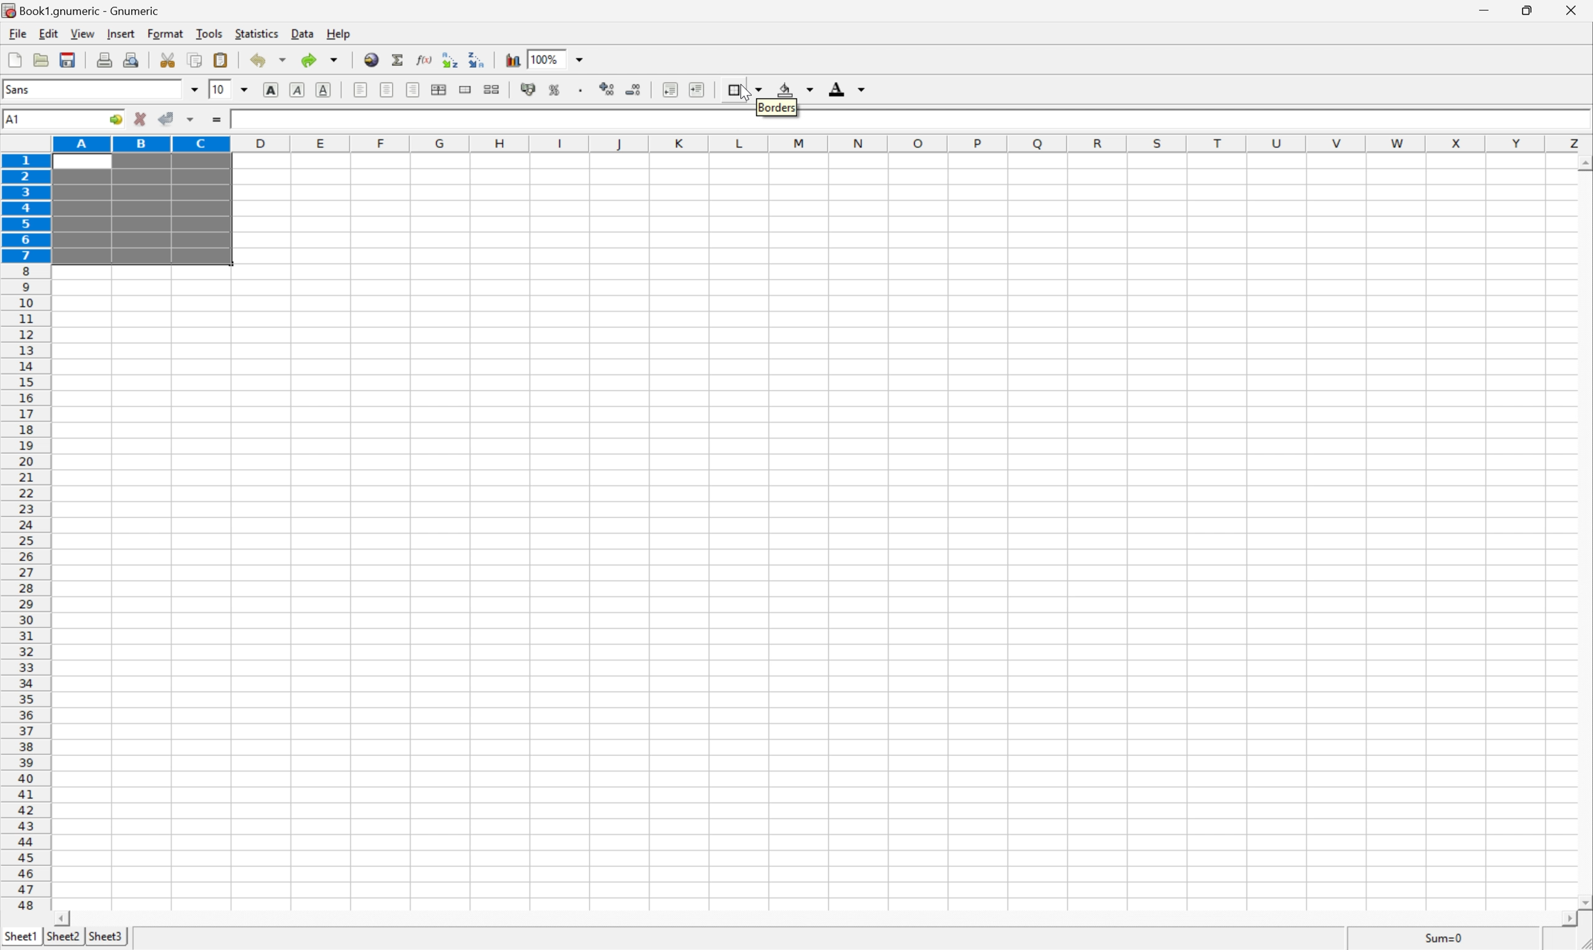  Describe the element at coordinates (569, 58) in the screenshot. I see `Zoom 100%` at that location.